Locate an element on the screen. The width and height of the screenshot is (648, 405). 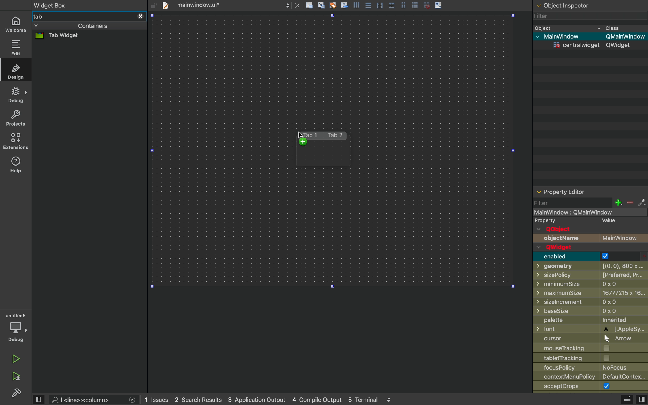
mainwindow is located at coordinates (590, 212).